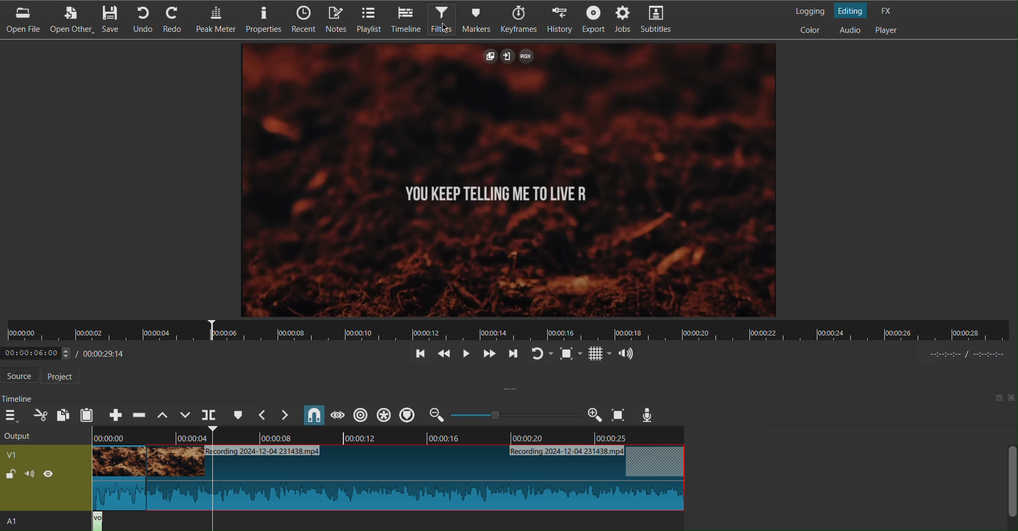  I want to click on close, so click(1012, 399).